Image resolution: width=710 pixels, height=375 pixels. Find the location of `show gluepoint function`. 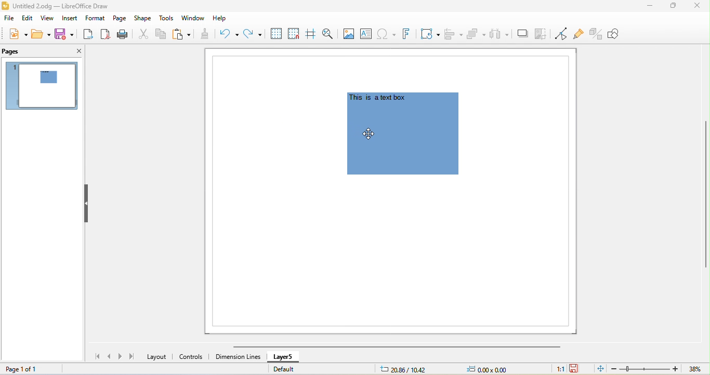

show gluepoint function is located at coordinates (578, 34).